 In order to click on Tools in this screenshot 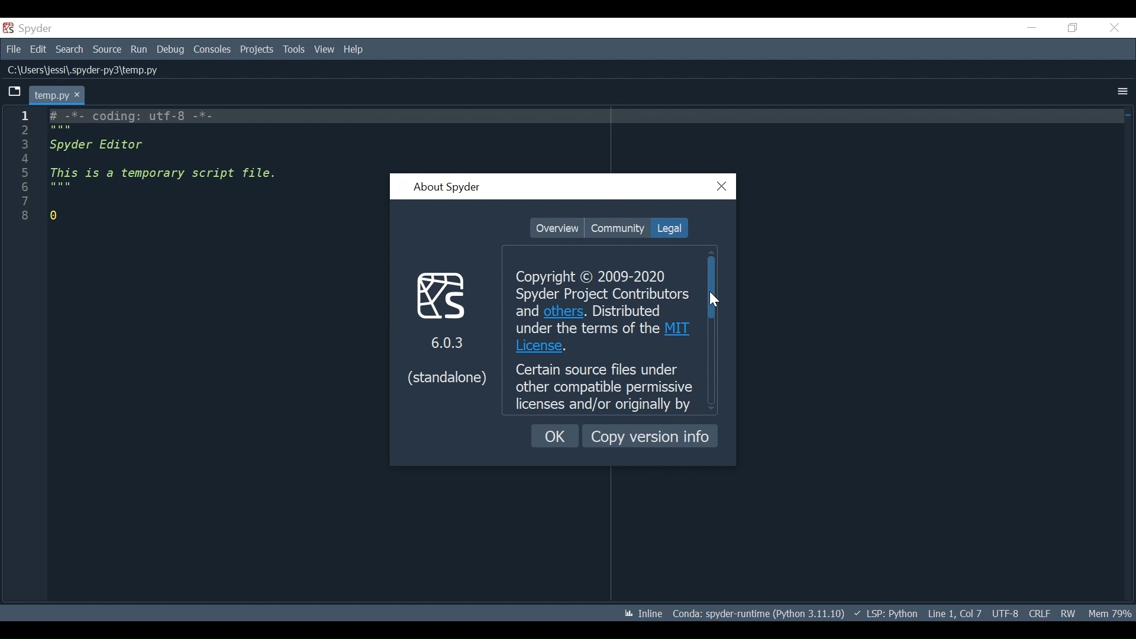, I will do `click(295, 50)`.